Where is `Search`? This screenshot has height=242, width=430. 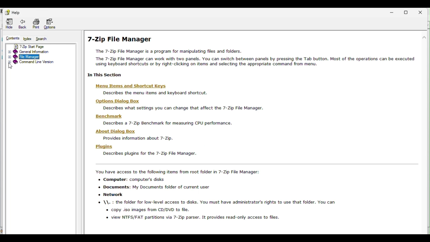
Search is located at coordinates (44, 38).